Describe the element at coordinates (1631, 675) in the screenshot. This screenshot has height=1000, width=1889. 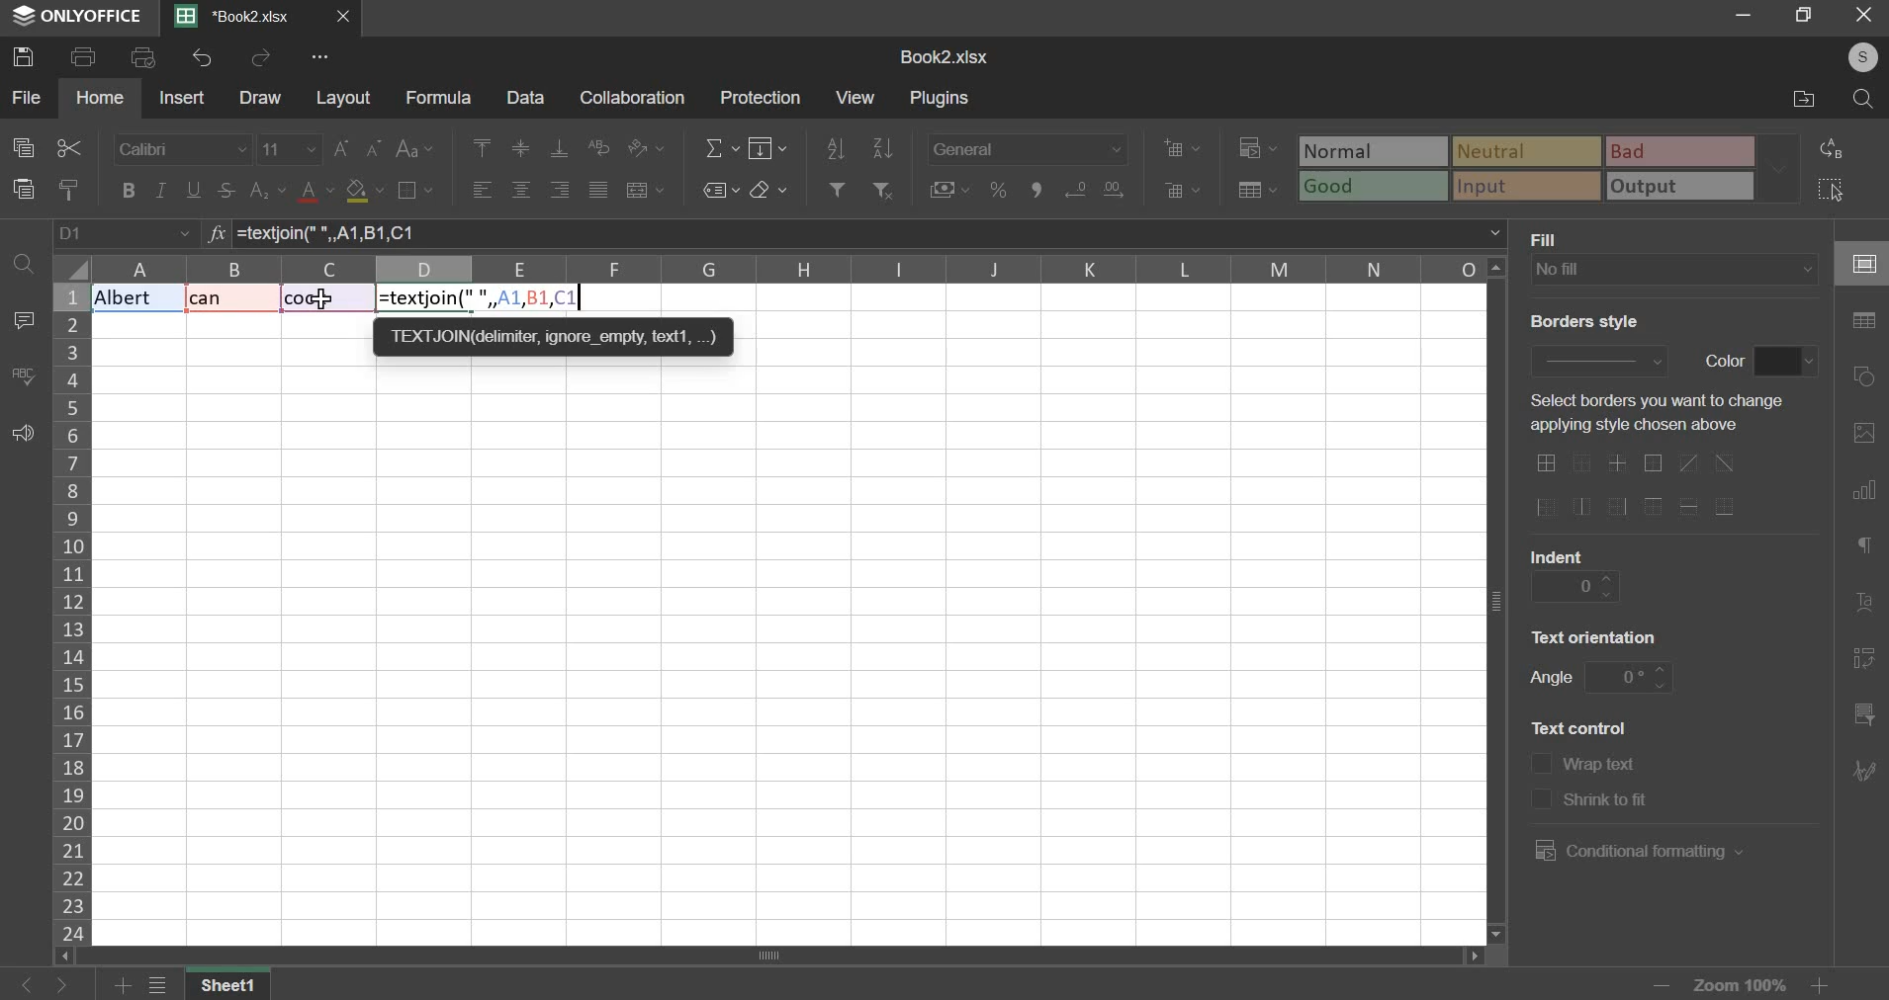
I see `angle` at that location.